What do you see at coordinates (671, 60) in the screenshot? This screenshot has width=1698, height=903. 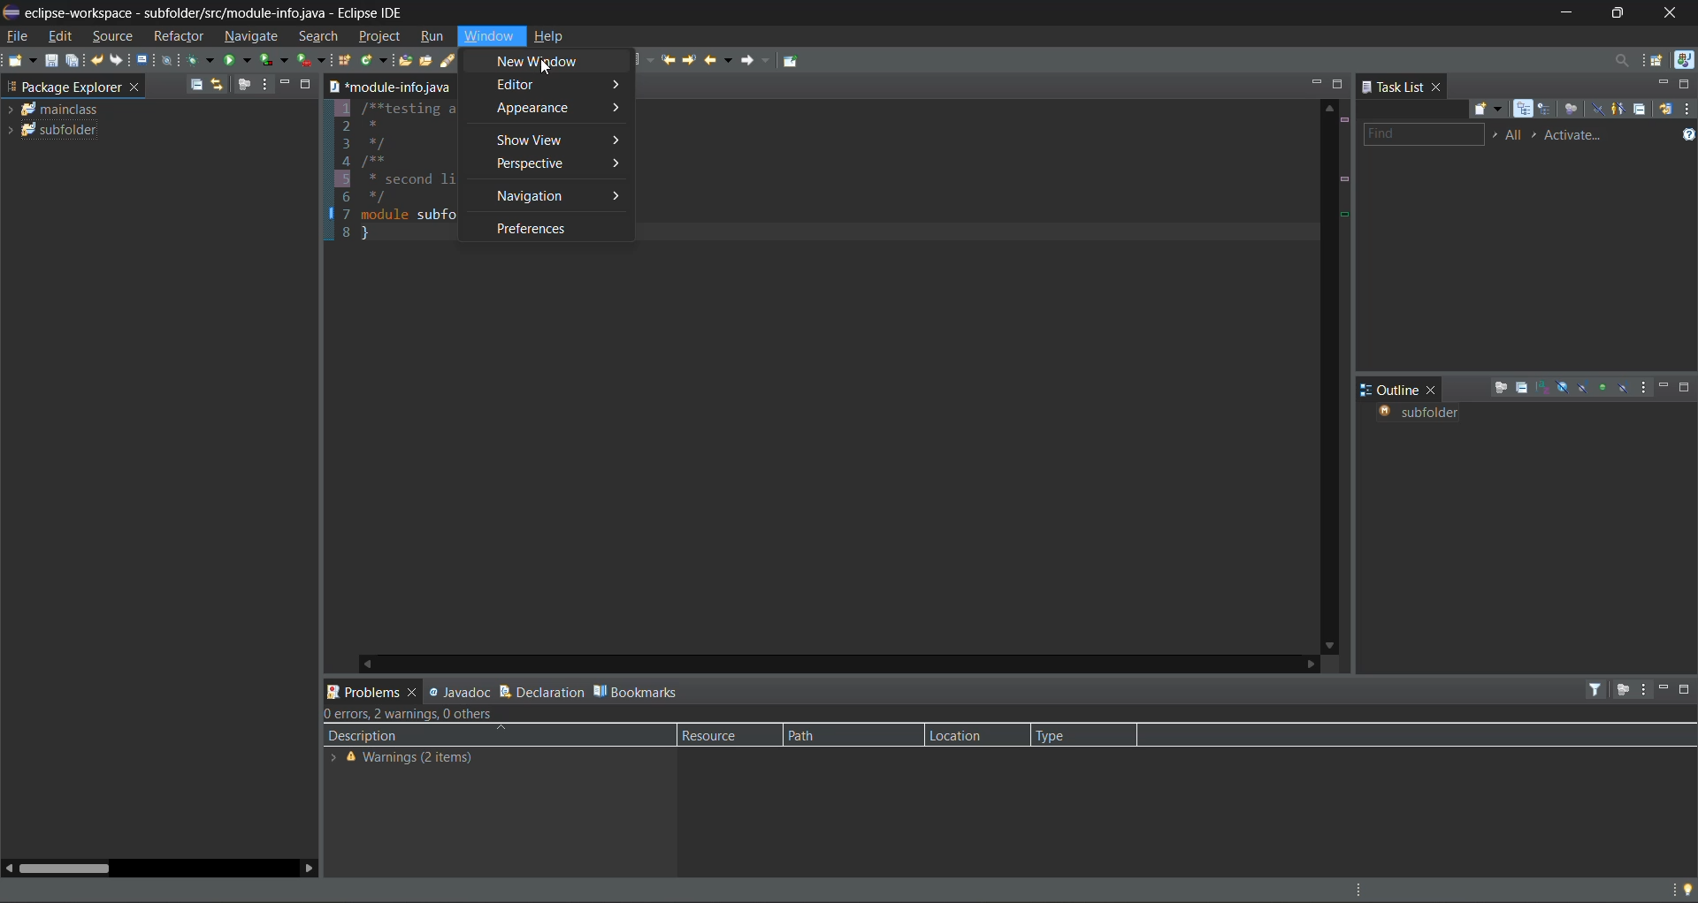 I see `previous edit location` at bounding box center [671, 60].